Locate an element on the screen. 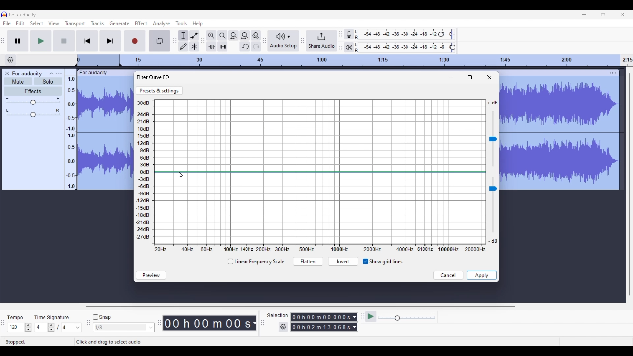 The width and height of the screenshot is (633, 356). Track selected is located at coordinates (561, 134).